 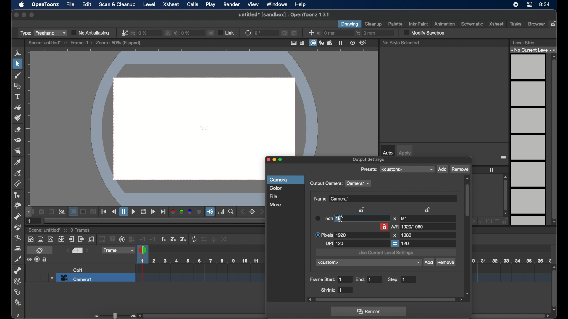 I want to click on 0, so click(x=259, y=33).